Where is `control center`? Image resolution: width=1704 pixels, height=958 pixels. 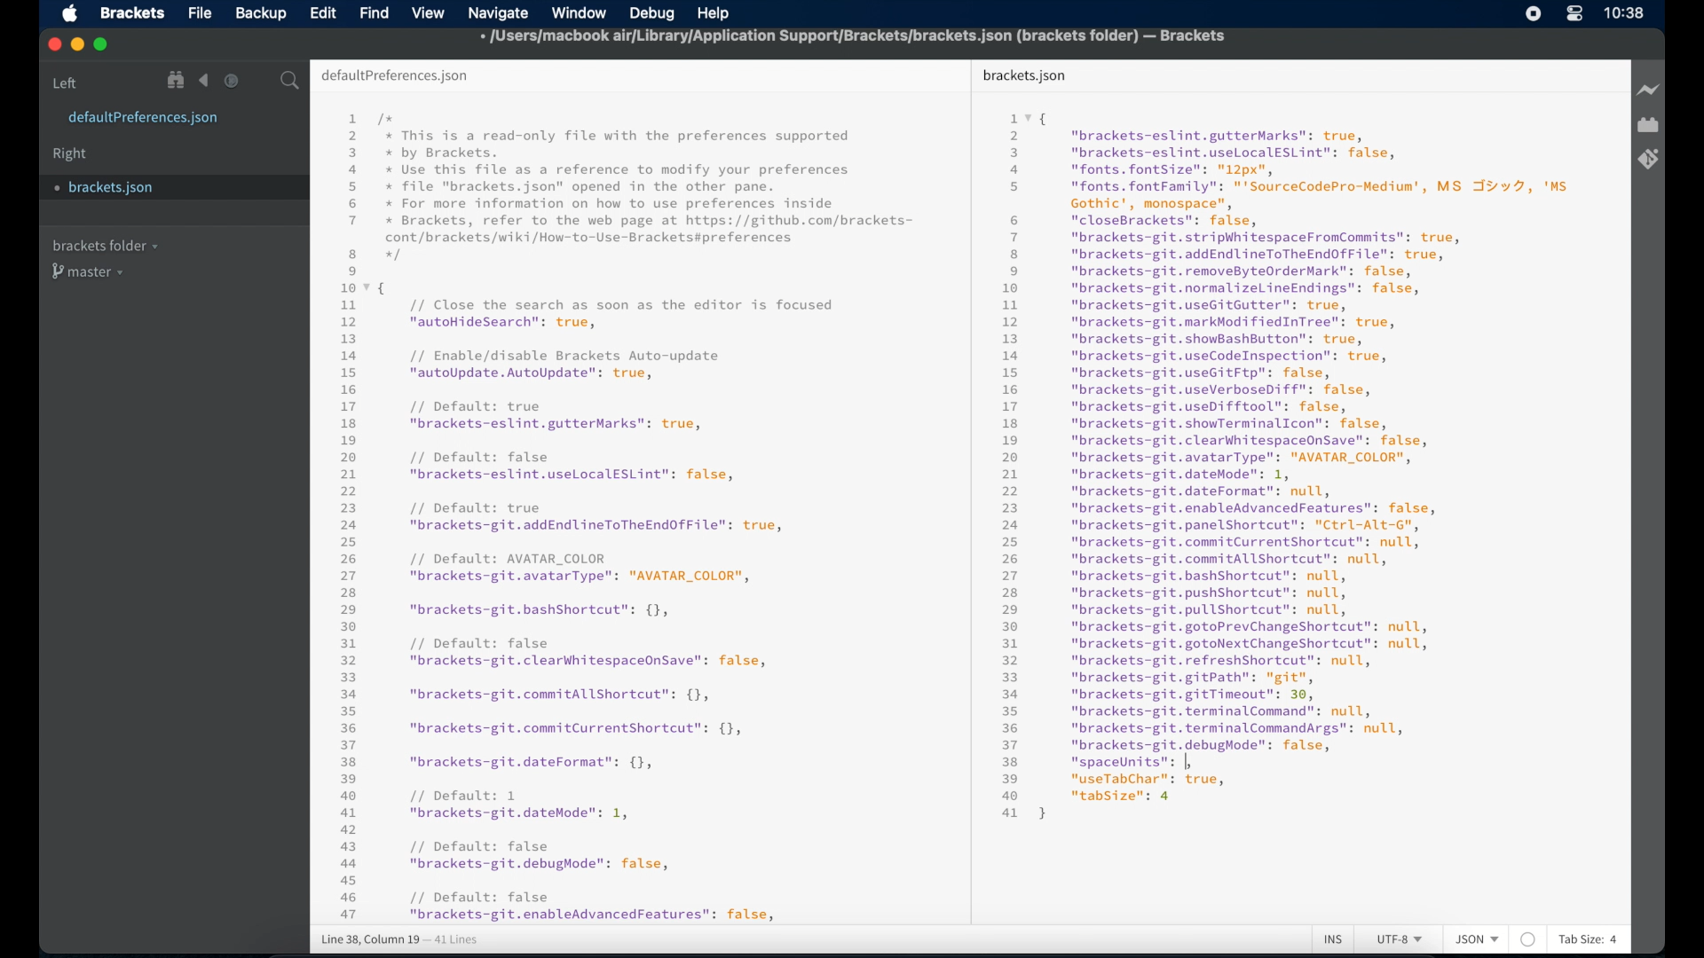 control center is located at coordinates (1574, 13).